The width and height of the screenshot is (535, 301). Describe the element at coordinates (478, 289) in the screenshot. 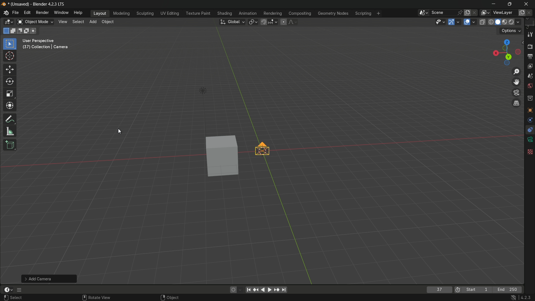

I see `first frame of the playback ` at that location.